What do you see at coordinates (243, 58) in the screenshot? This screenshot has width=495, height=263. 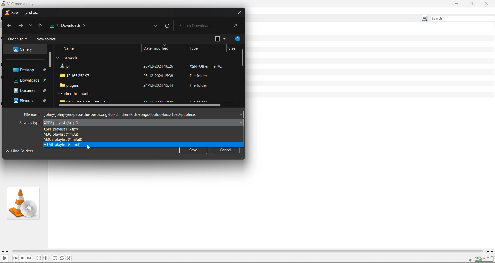 I see `vertical scroll bar` at bounding box center [243, 58].